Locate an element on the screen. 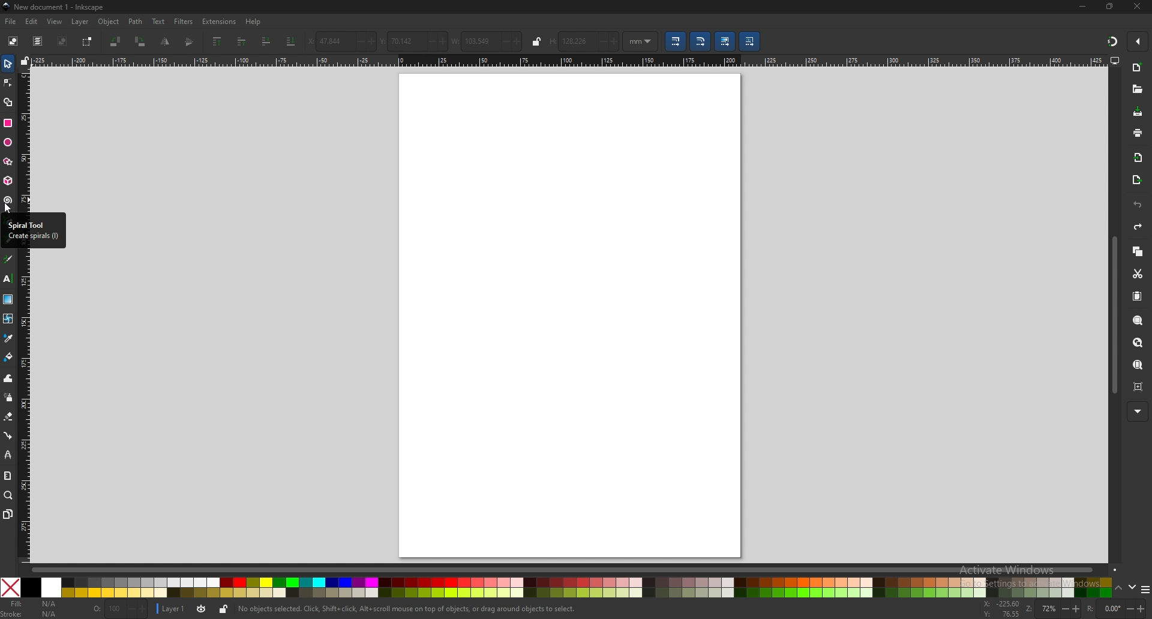 Image resolution: width=1152 pixels, height=619 pixels. lock is located at coordinates (536, 42).